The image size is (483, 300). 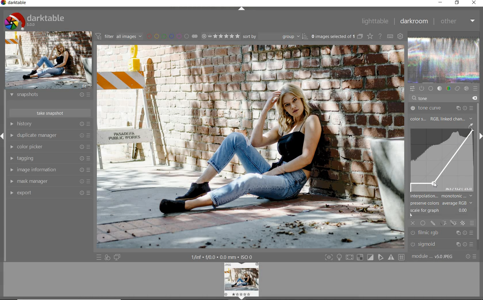 What do you see at coordinates (476, 89) in the screenshot?
I see `presets` at bounding box center [476, 89].